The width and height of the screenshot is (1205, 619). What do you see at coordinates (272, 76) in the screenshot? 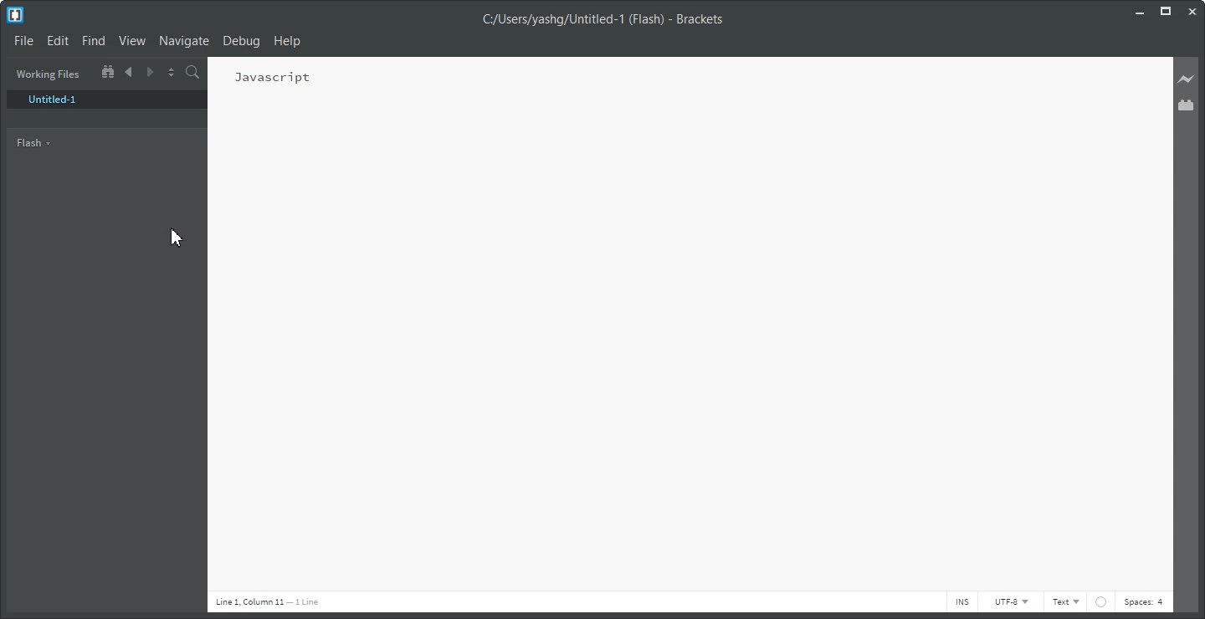
I see `javascript` at bounding box center [272, 76].